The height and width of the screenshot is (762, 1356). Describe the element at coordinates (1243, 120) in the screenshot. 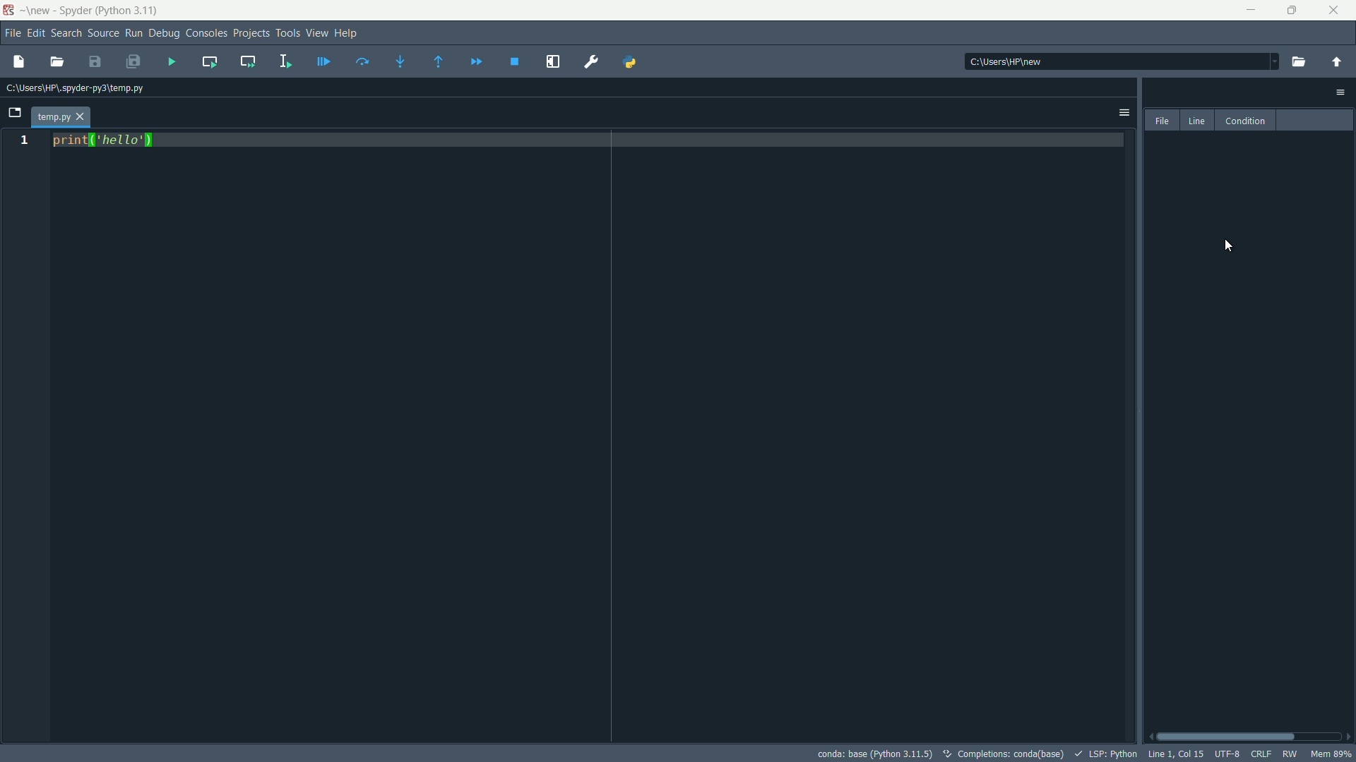

I see `condition` at that location.